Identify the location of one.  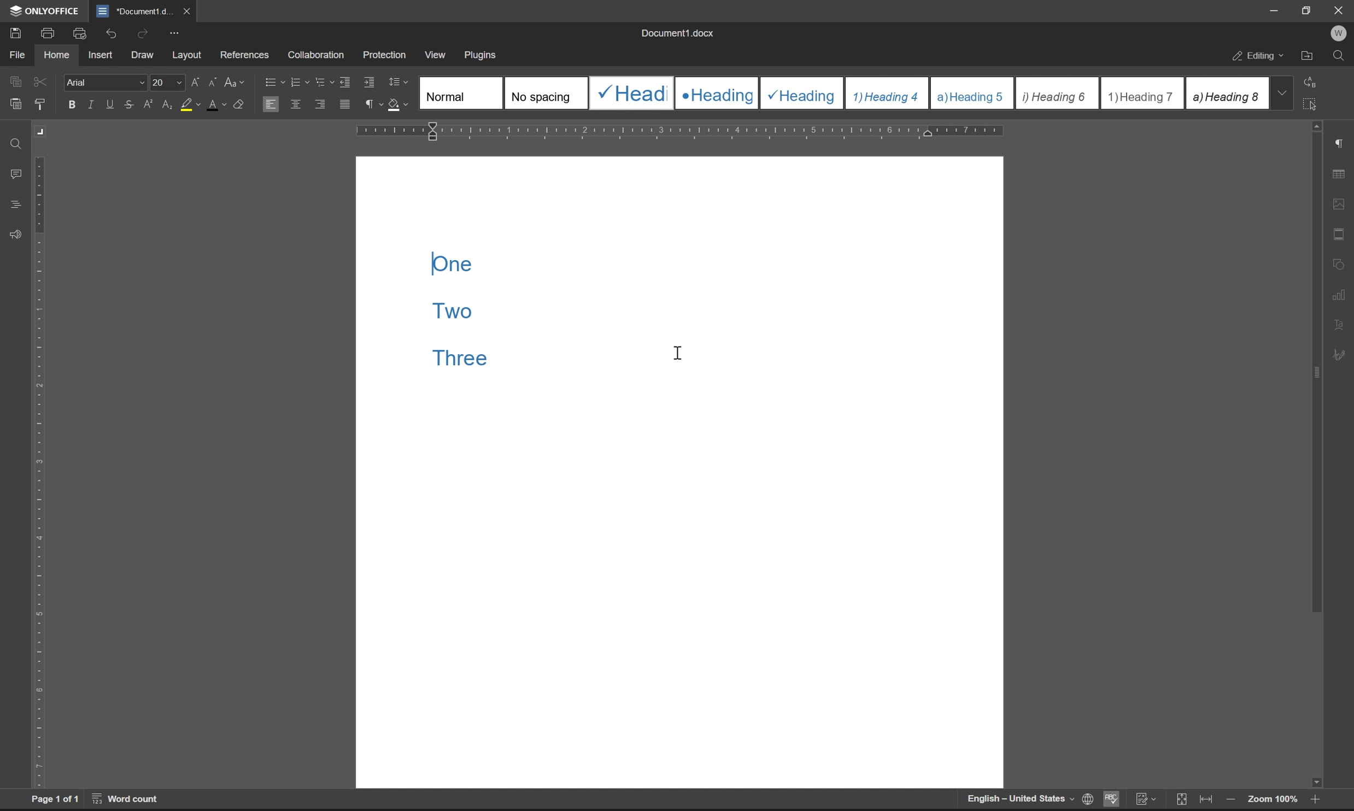
(451, 264).